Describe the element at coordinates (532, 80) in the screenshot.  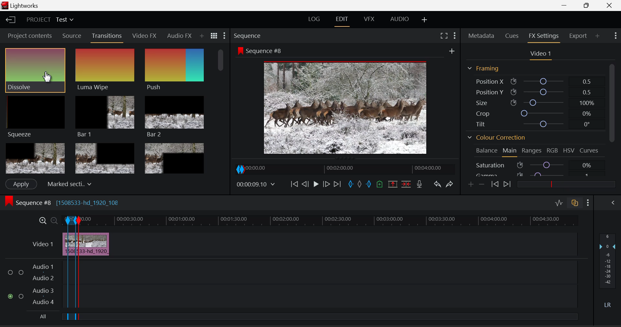
I see `Position X` at that location.